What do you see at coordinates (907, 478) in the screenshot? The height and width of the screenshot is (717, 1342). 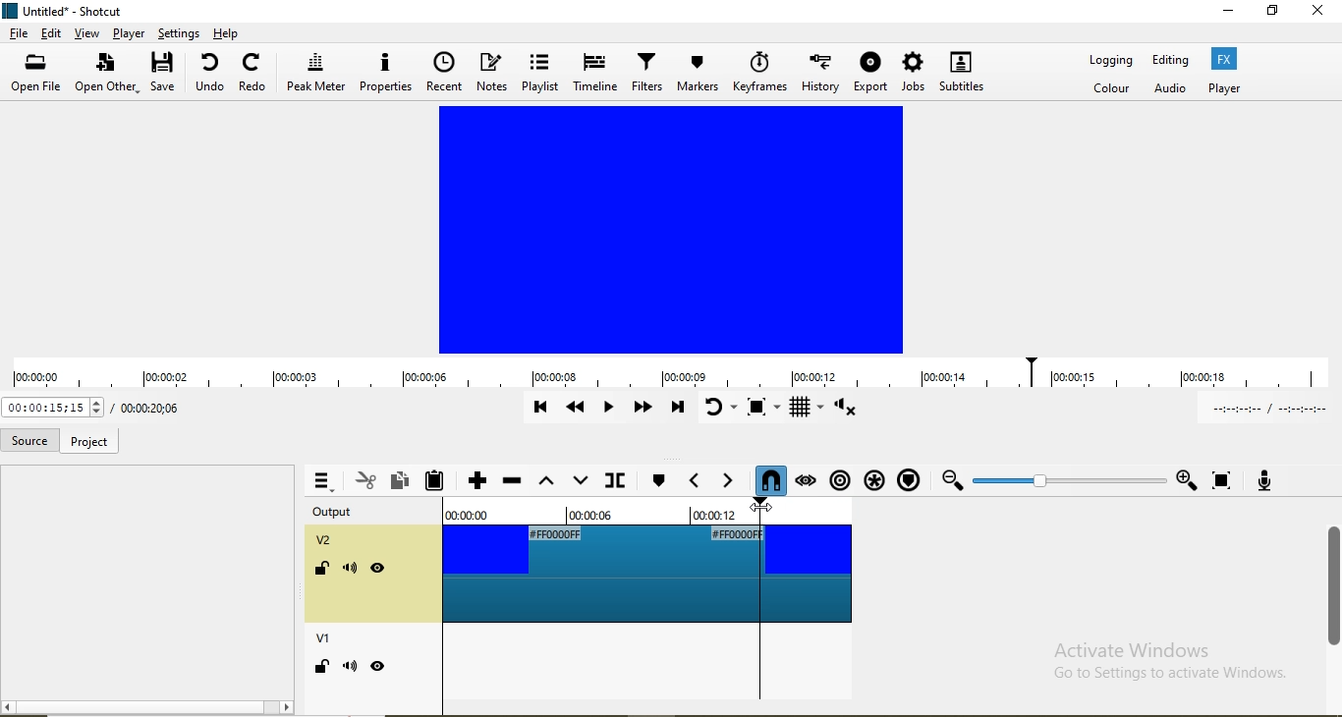 I see `Ripple markers` at bounding box center [907, 478].